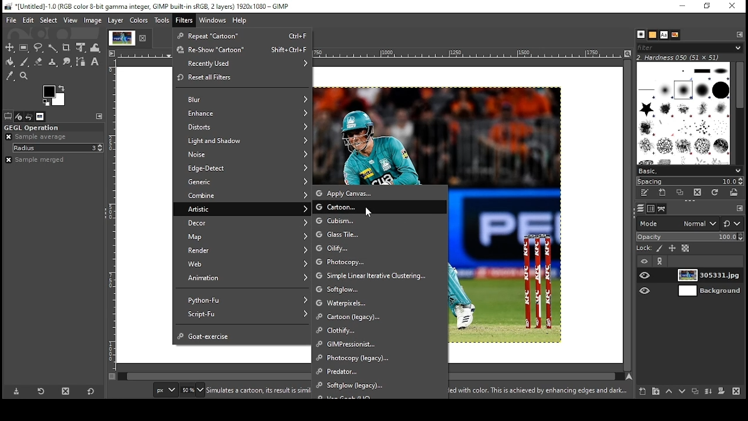 This screenshot has height=421, width=748. What do you see at coordinates (29, 20) in the screenshot?
I see `edit` at bounding box center [29, 20].